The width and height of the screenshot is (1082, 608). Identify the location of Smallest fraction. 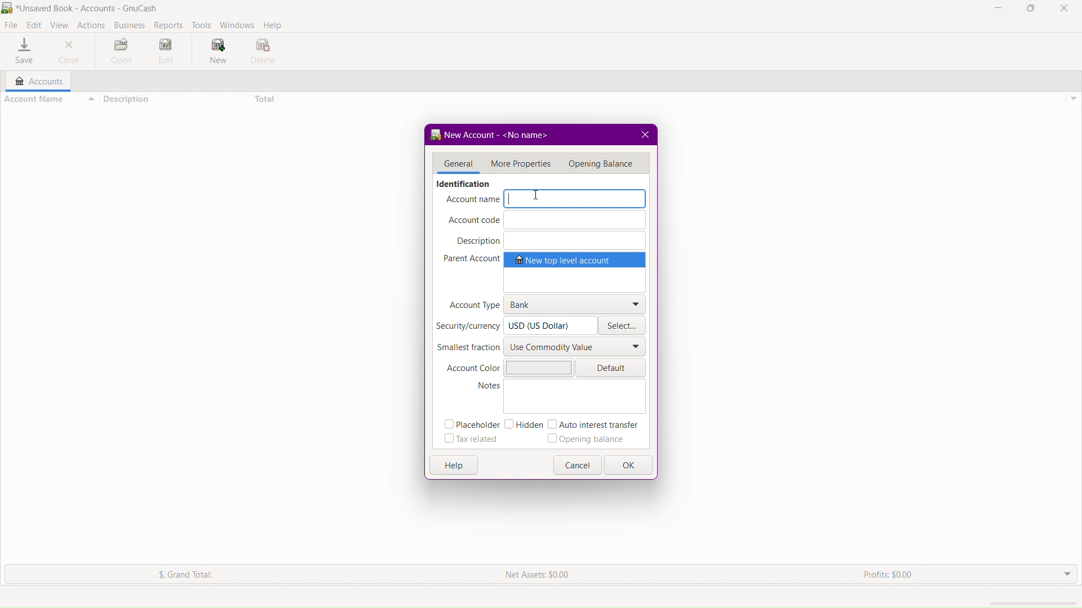
(543, 348).